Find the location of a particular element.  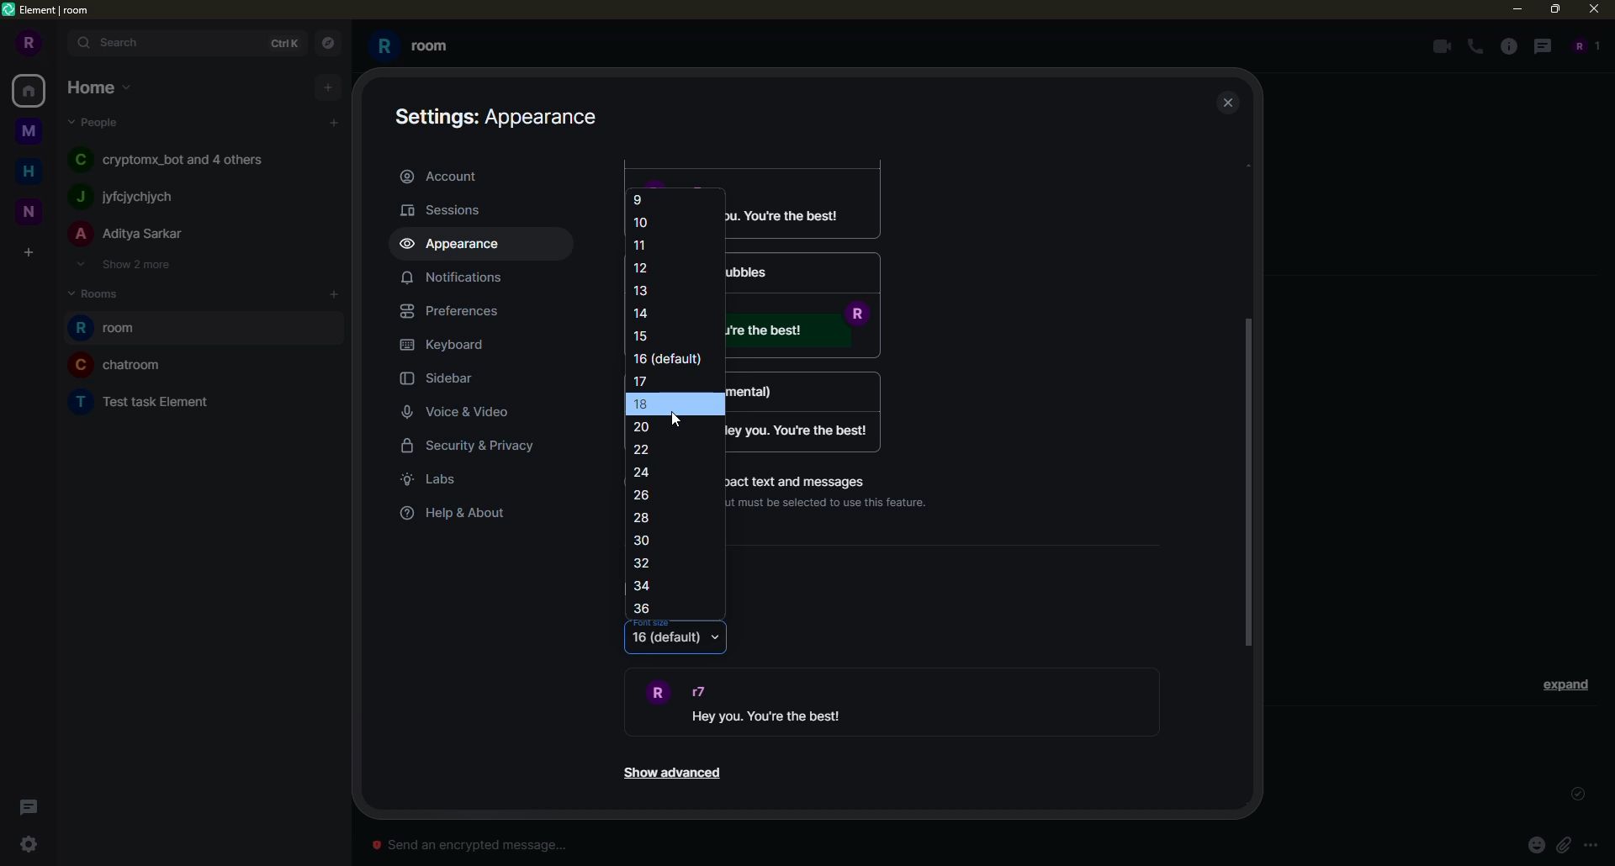

add is located at coordinates (334, 123).